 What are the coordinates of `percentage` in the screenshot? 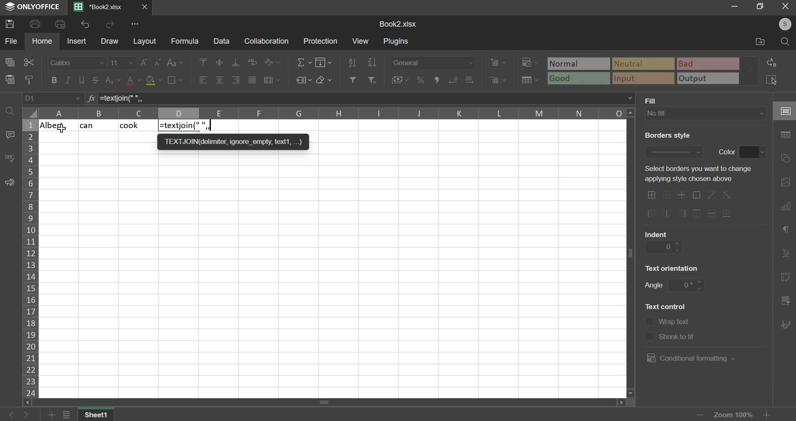 It's located at (420, 80).